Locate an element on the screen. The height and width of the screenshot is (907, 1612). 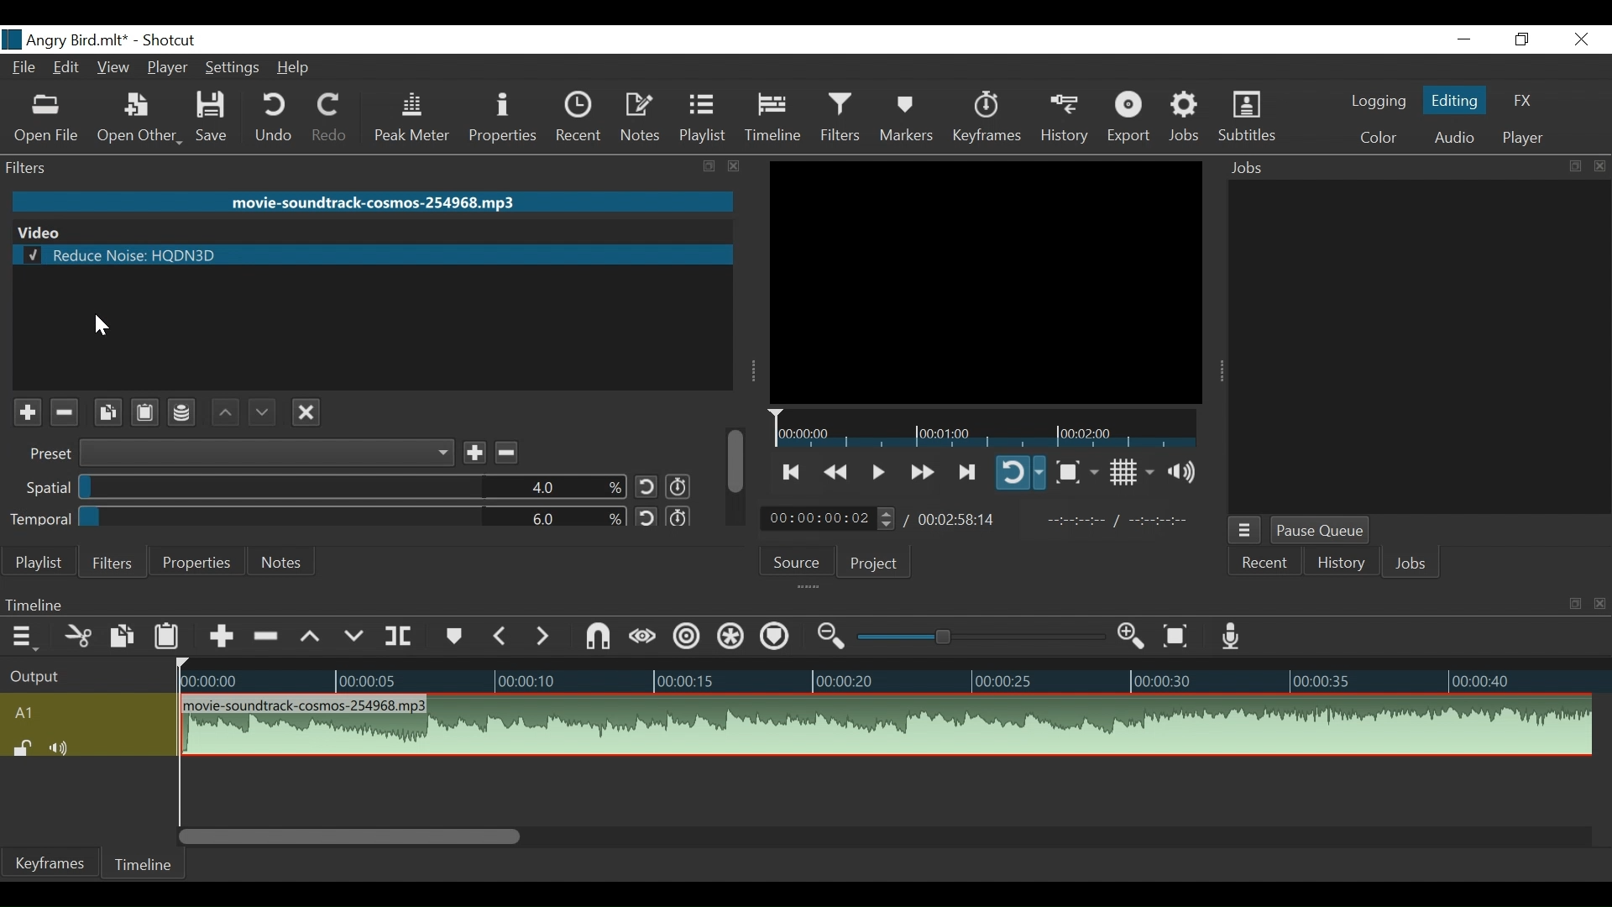
Notes is located at coordinates (285, 562).